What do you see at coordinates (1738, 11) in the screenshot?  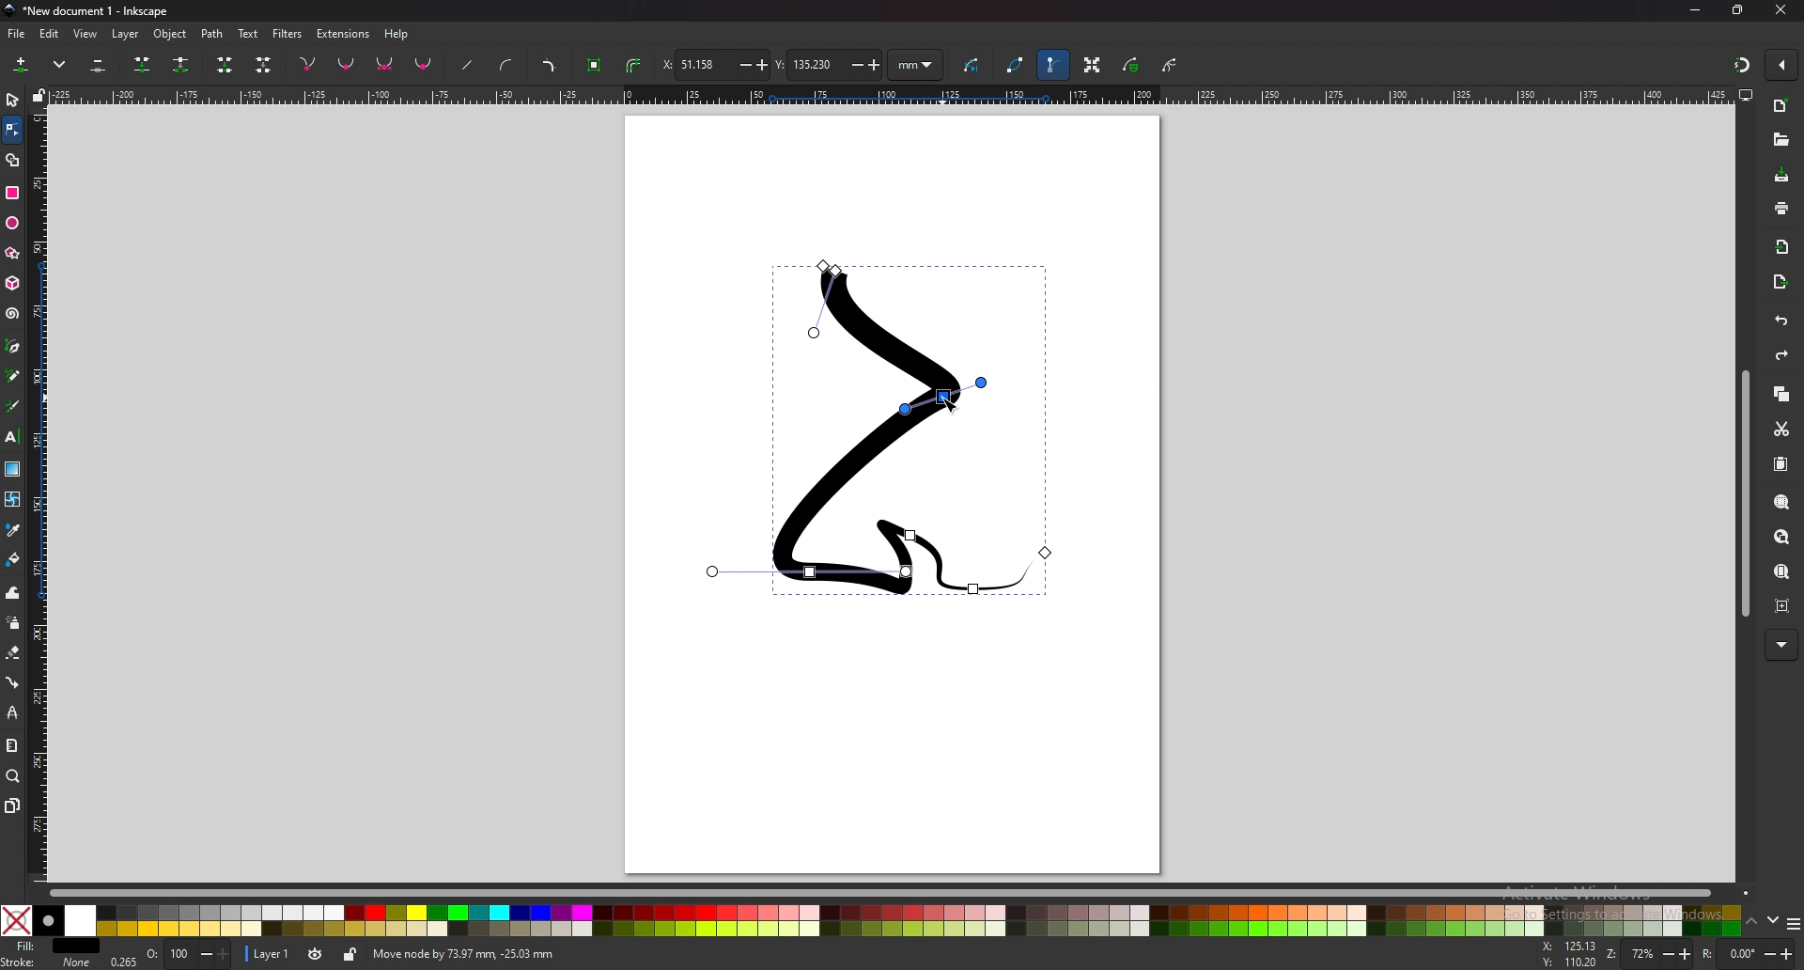 I see `resize` at bounding box center [1738, 11].